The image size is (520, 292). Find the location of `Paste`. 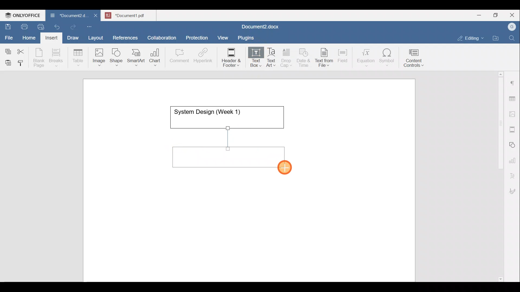

Paste is located at coordinates (7, 61).